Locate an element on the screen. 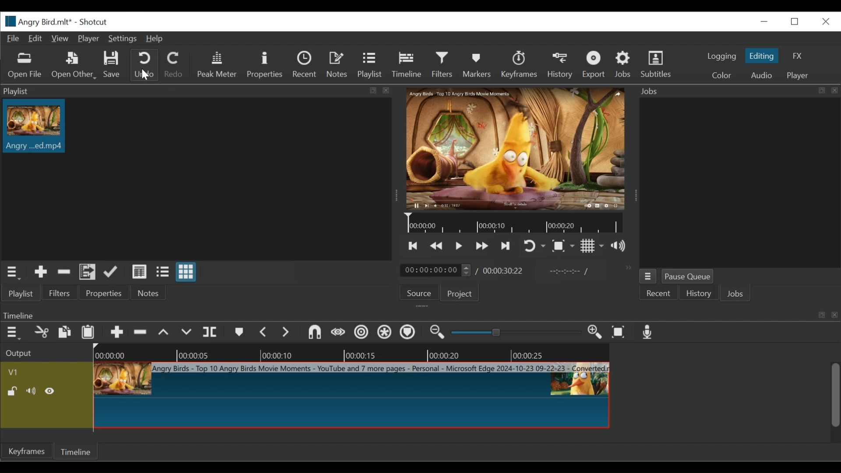 Image resolution: width=841 pixels, height=473 pixels. Jobs Panel is located at coordinates (739, 183).